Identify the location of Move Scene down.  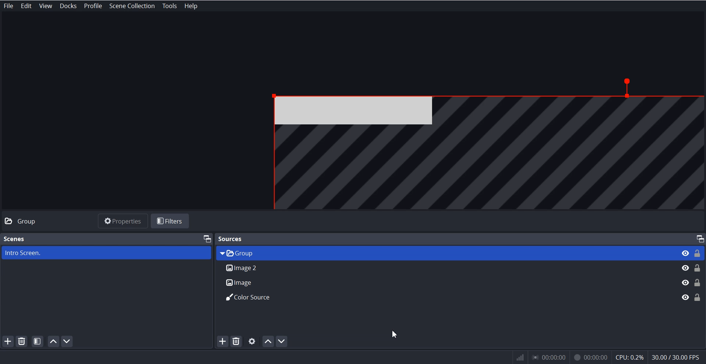
(68, 341).